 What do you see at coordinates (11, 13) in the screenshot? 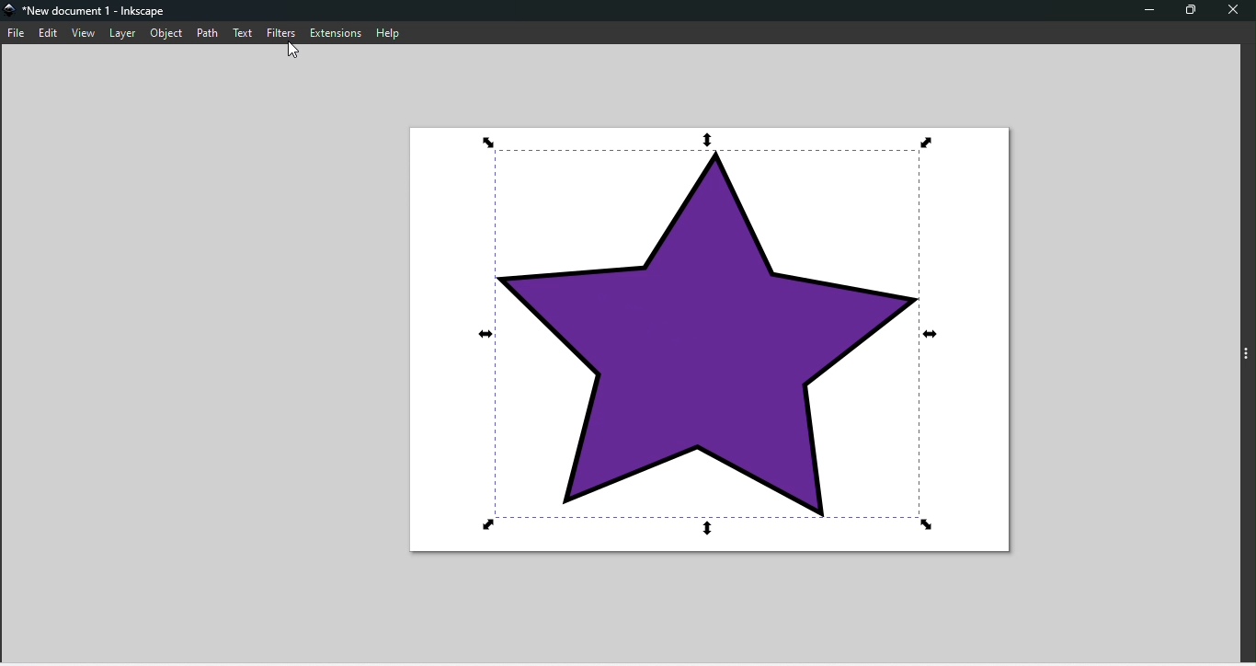
I see `logo` at bounding box center [11, 13].